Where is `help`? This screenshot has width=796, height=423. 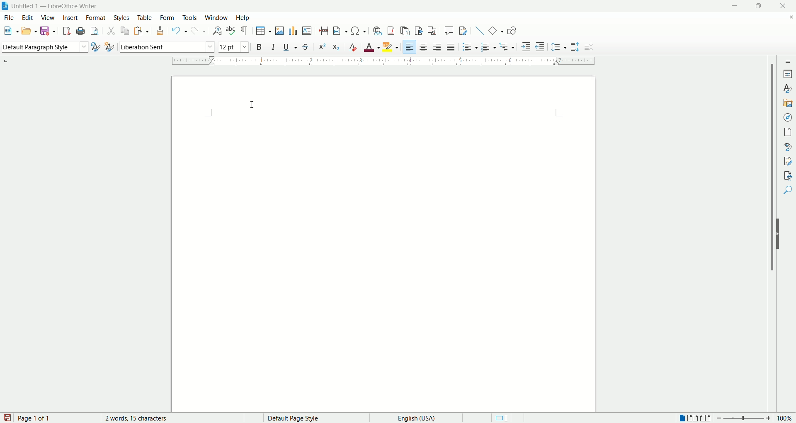
help is located at coordinates (243, 18).